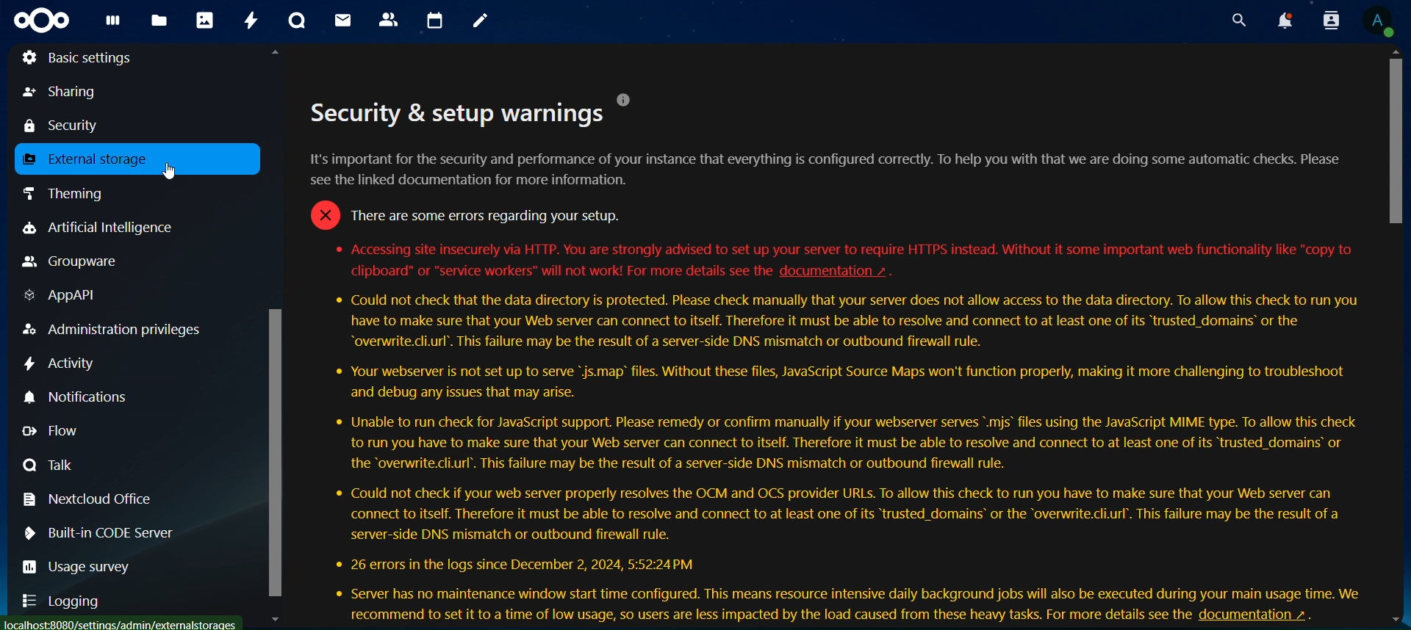  Describe the element at coordinates (206, 21) in the screenshot. I see `photos` at that location.